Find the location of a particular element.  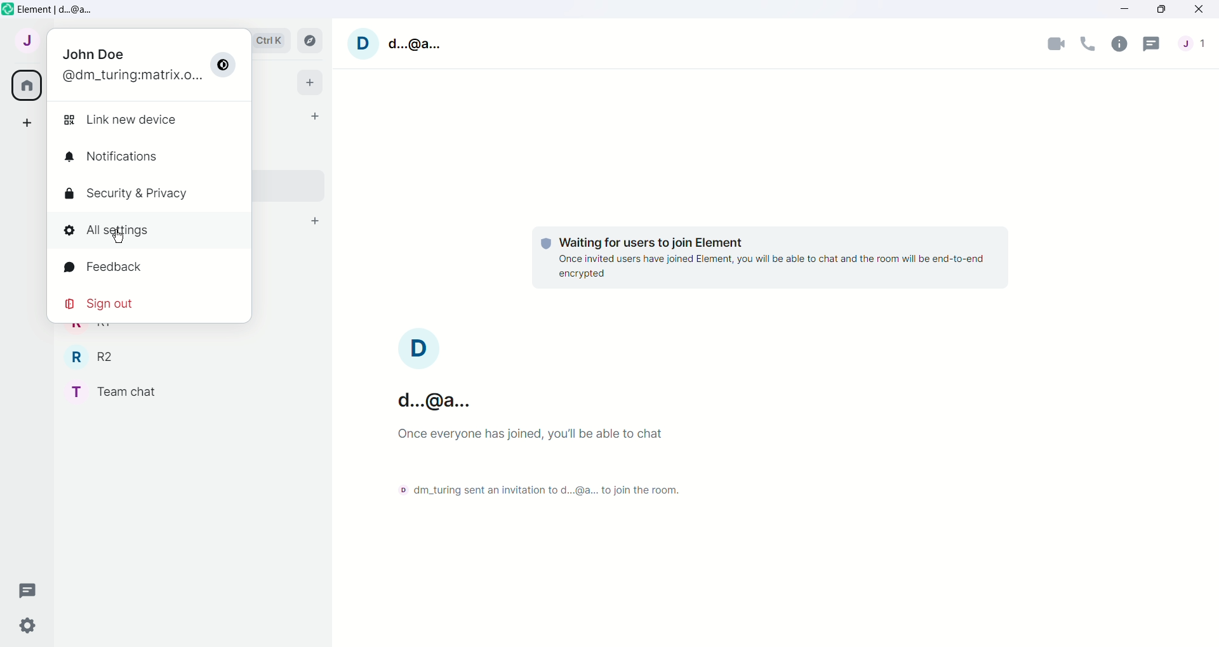

Threads is located at coordinates (28, 590).